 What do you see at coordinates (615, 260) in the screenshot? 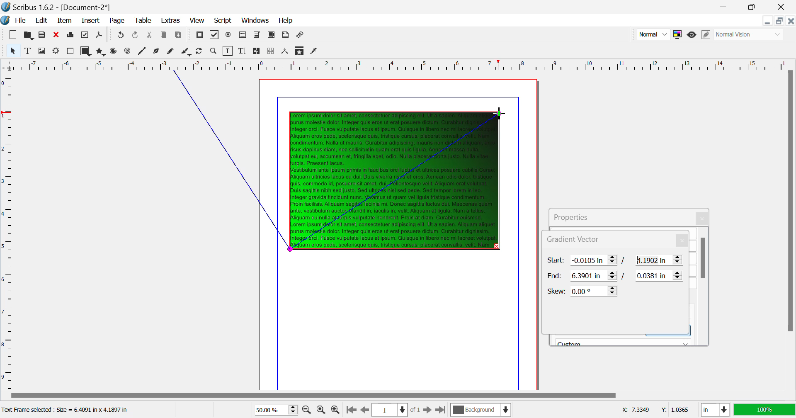
I see `Gradient Vector Start` at bounding box center [615, 260].